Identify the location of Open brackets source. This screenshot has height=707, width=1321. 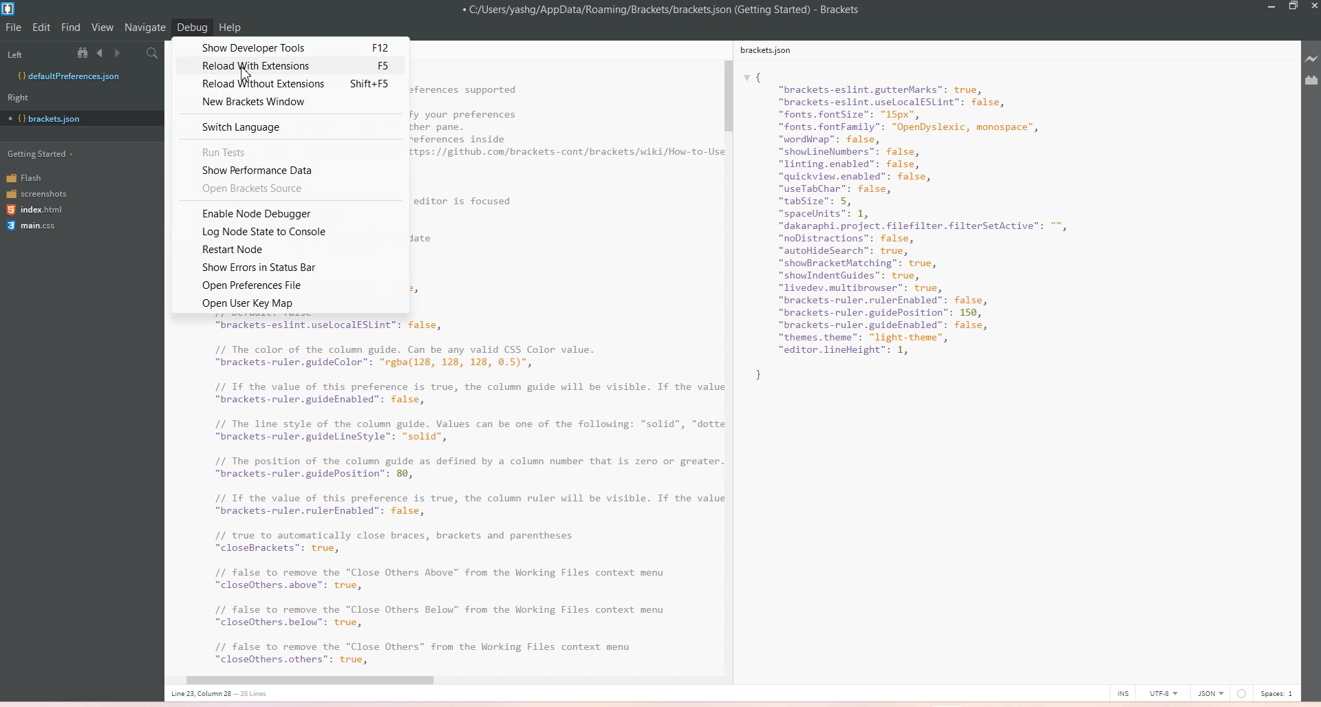
(290, 188).